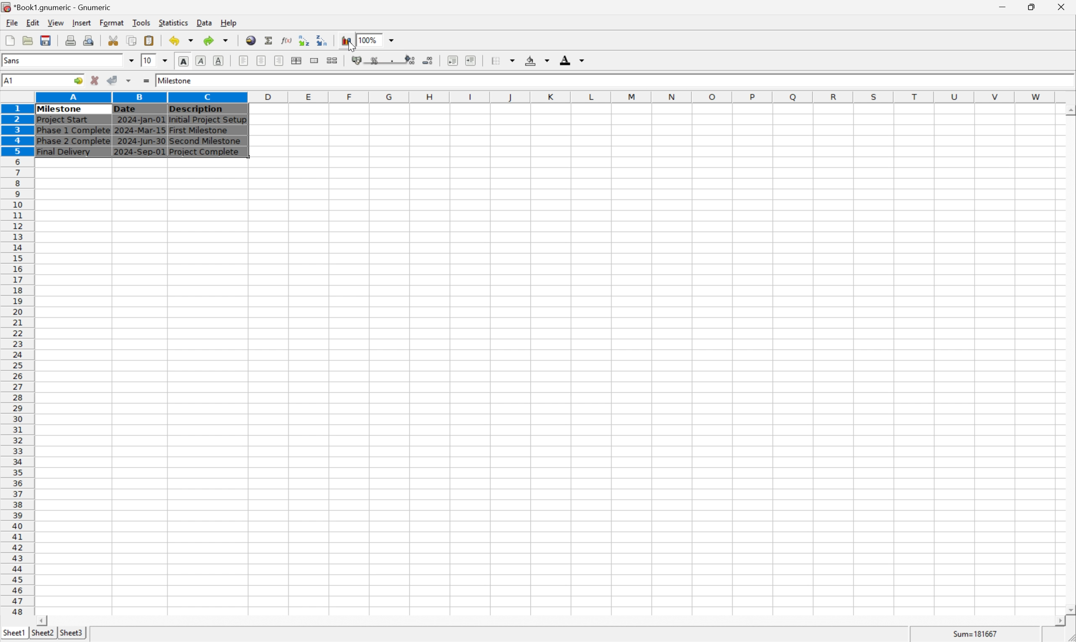  Describe the element at coordinates (98, 81) in the screenshot. I see `cancel changes` at that location.